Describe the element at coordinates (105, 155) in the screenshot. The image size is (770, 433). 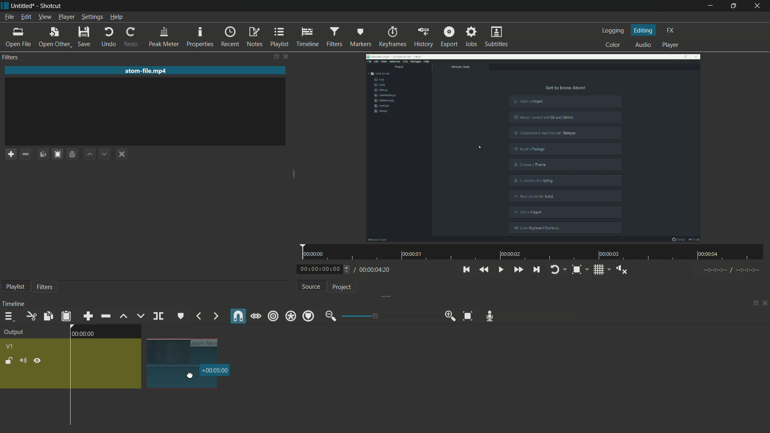
I see `move filter down` at that location.